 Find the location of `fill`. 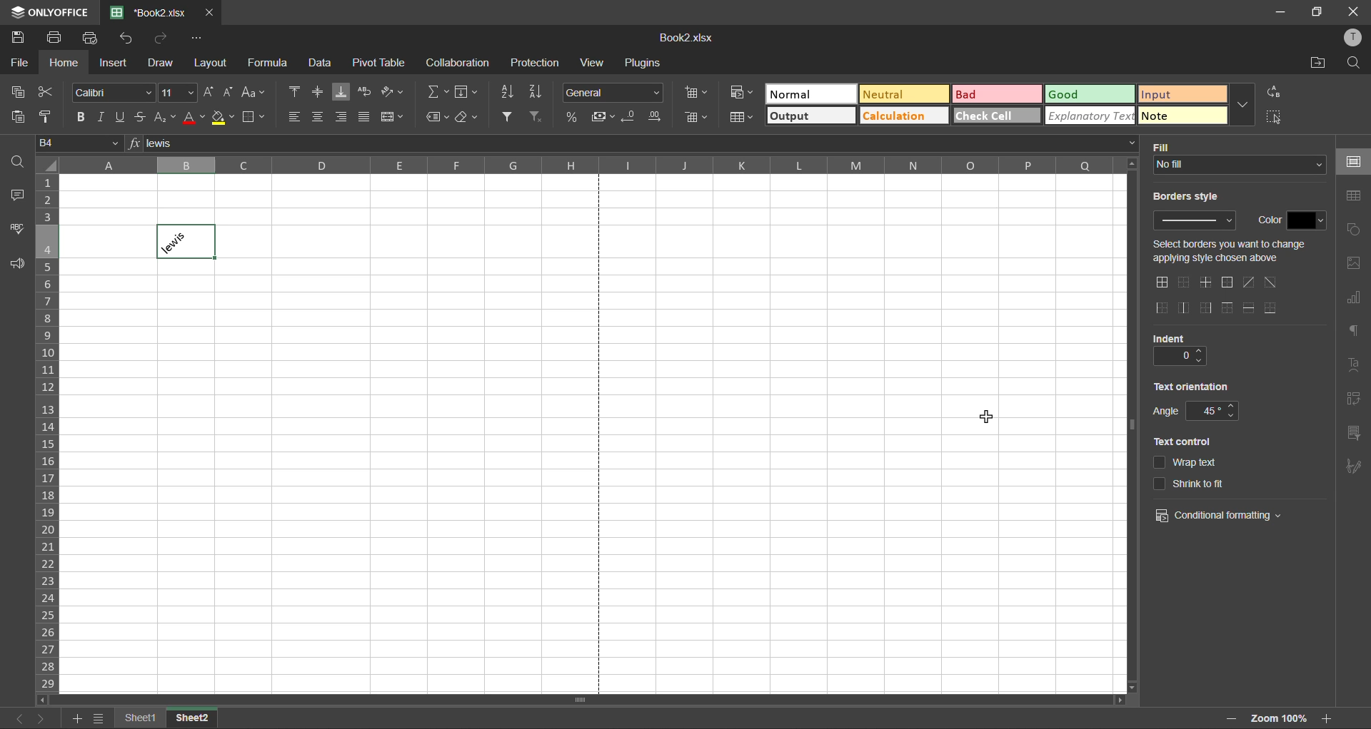

fill is located at coordinates (1164, 143).